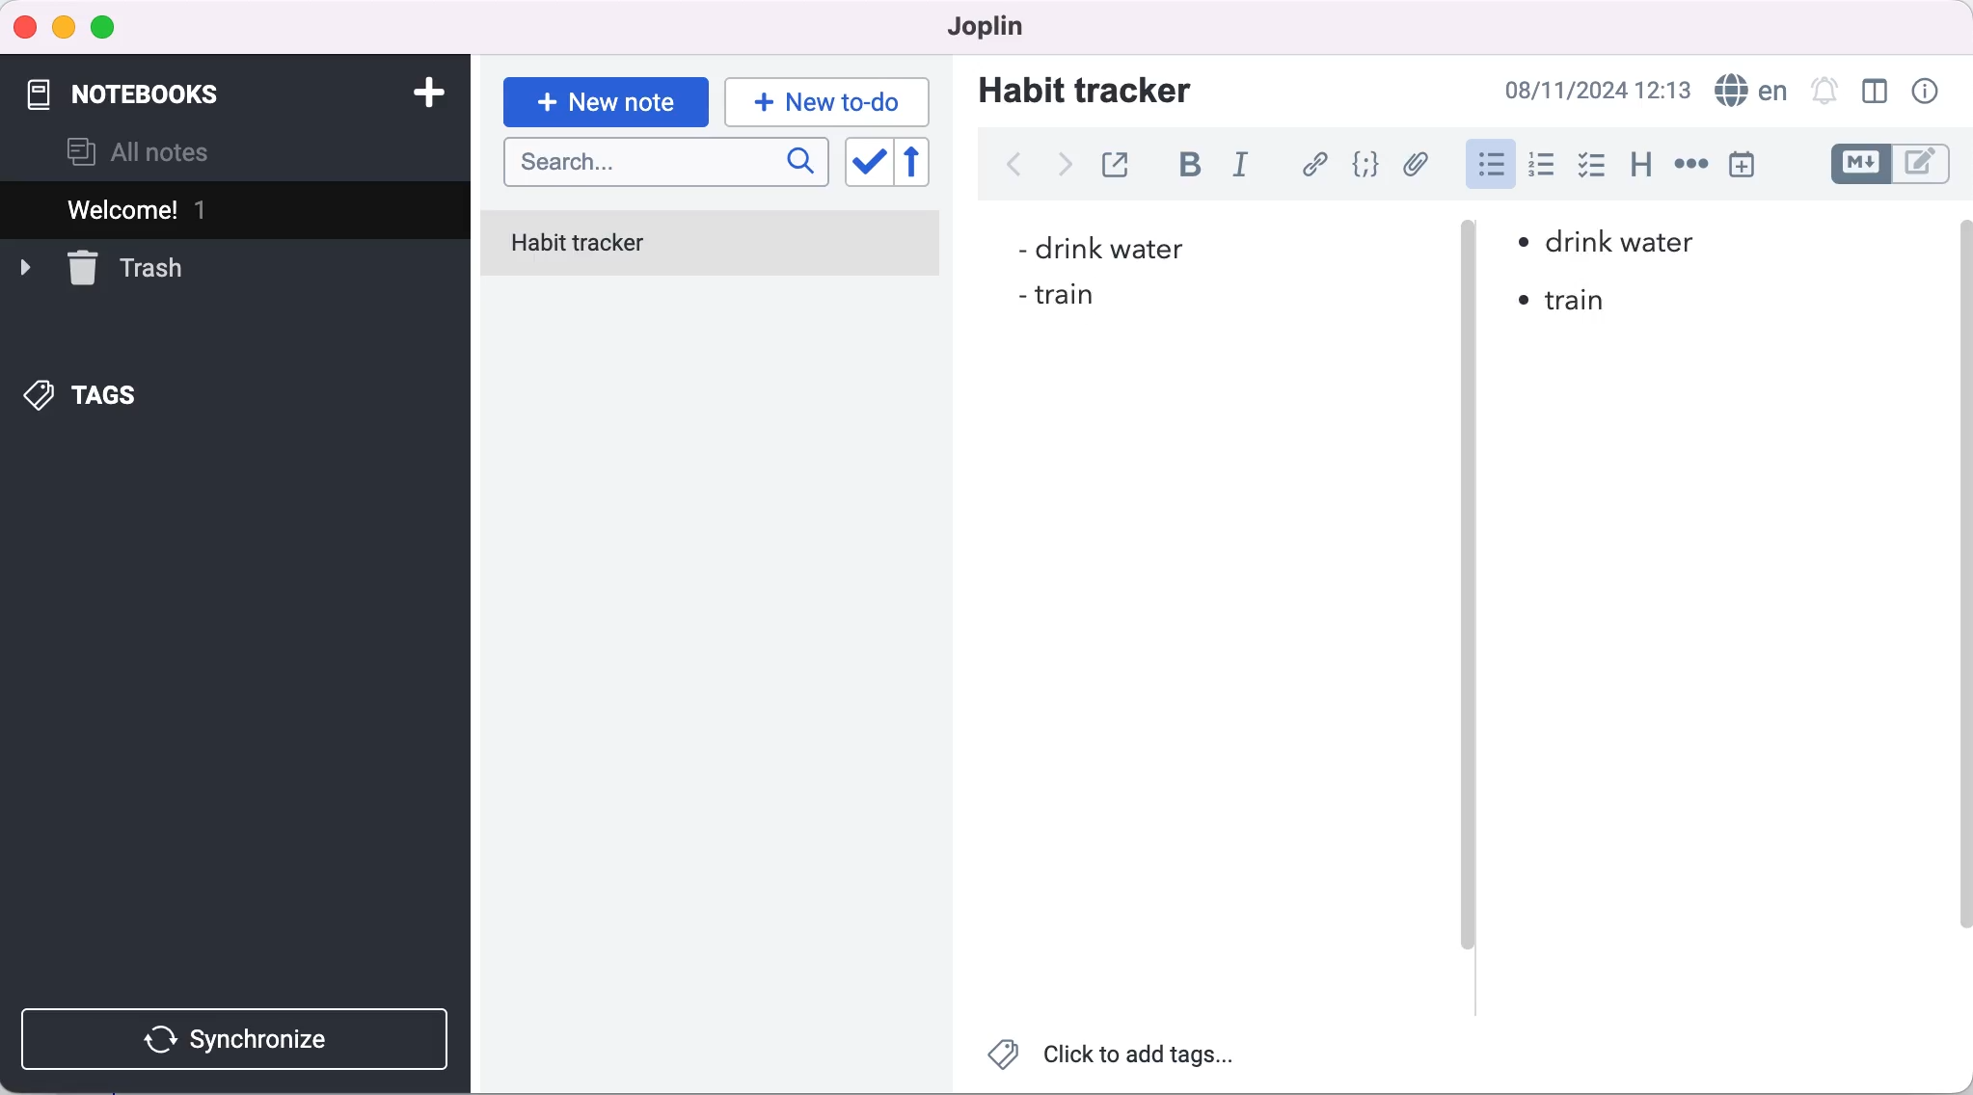 This screenshot has height=1095, width=1973. Describe the element at coordinates (424, 91) in the screenshot. I see `add notebook` at that location.